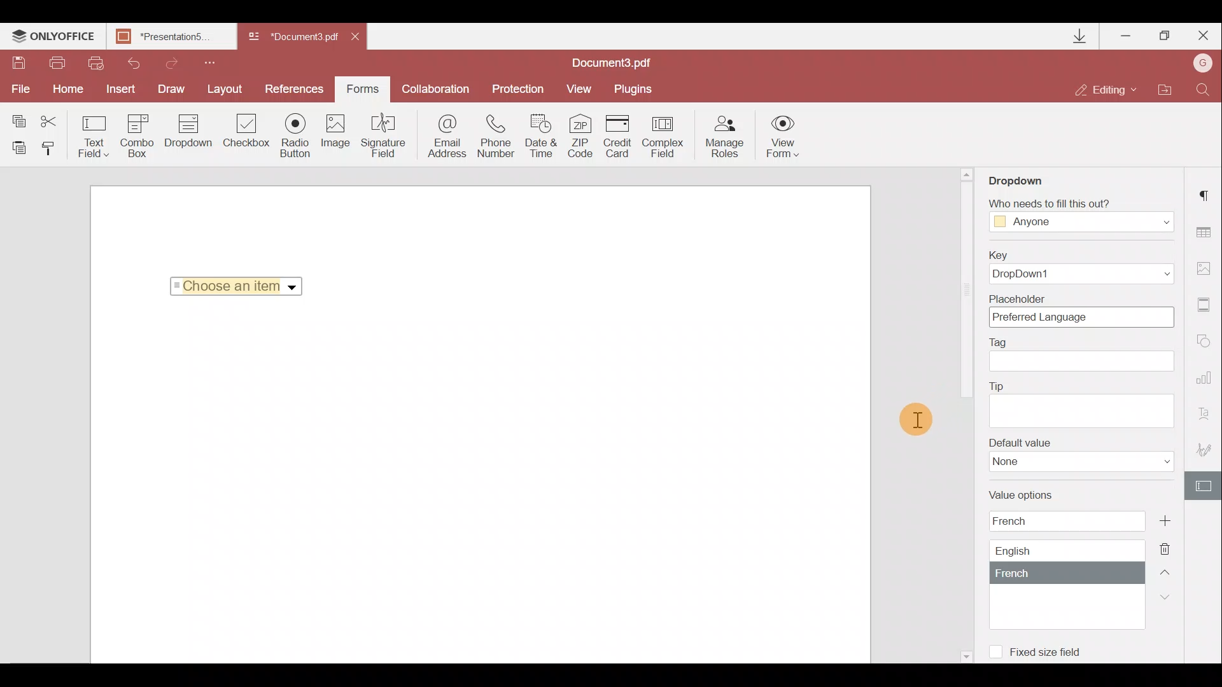 The width and height of the screenshot is (1222, 687). What do you see at coordinates (1027, 176) in the screenshot?
I see `Dropdown` at bounding box center [1027, 176].